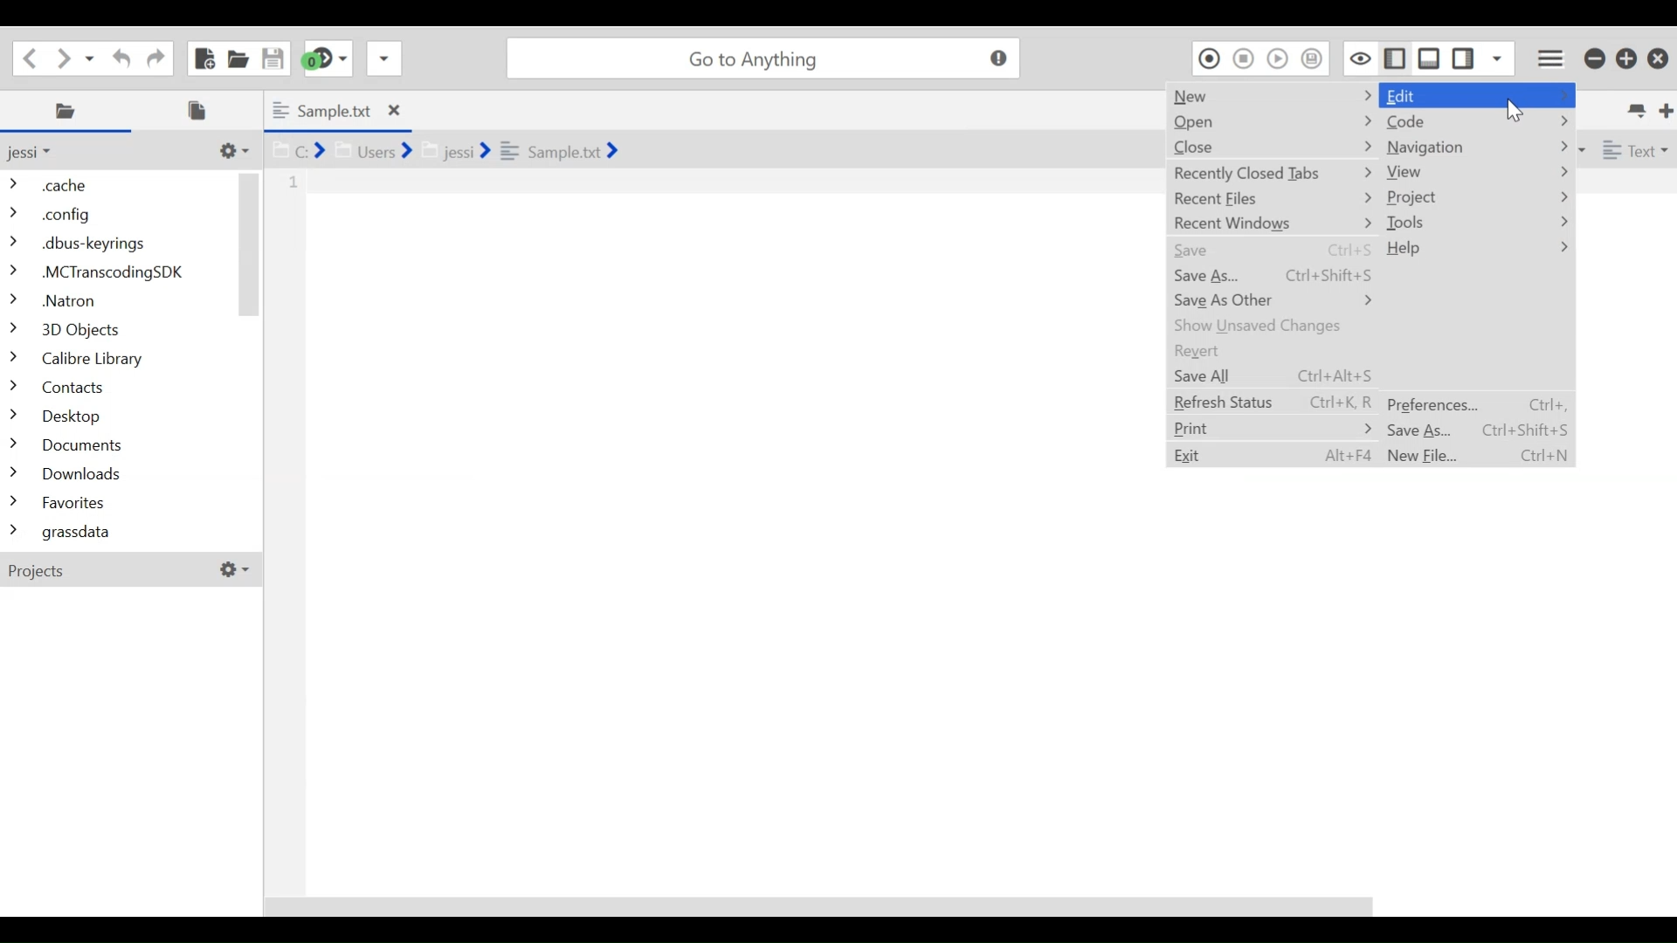 This screenshot has height=943, width=1677. What do you see at coordinates (1270, 174) in the screenshot?
I see `Recently Closed File` at bounding box center [1270, 174].